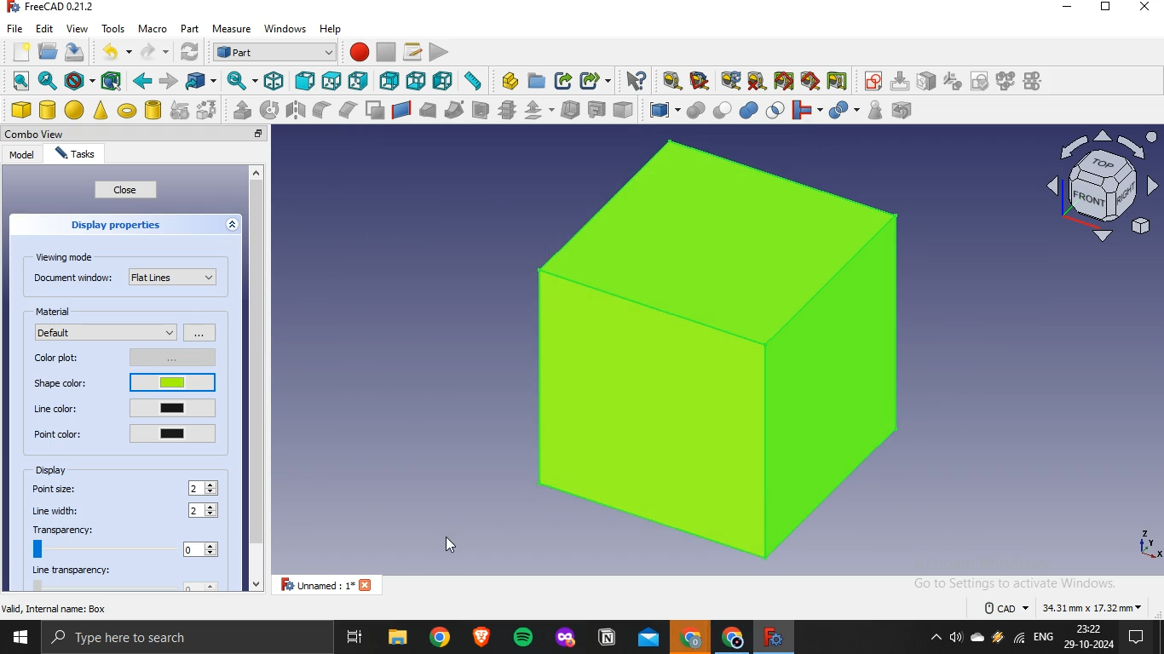  What do you see at coordinates (49, 110) in the screenshot?
I see `cylinder` at bounding box center [49, 110].